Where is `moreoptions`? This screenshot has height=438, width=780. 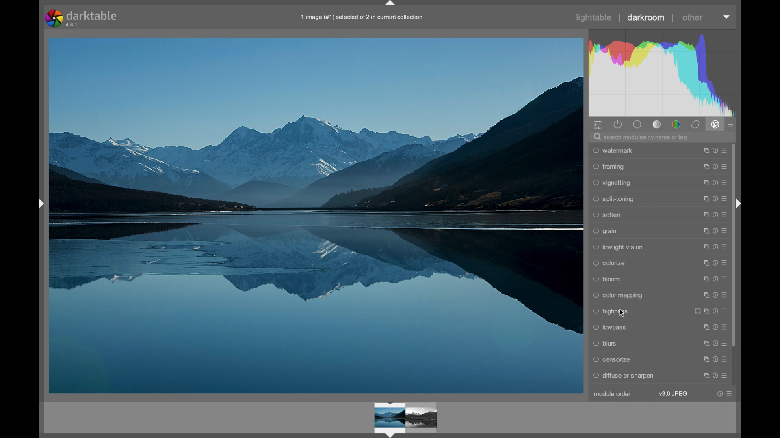
moreoptions is located at coordinates (715, 263).